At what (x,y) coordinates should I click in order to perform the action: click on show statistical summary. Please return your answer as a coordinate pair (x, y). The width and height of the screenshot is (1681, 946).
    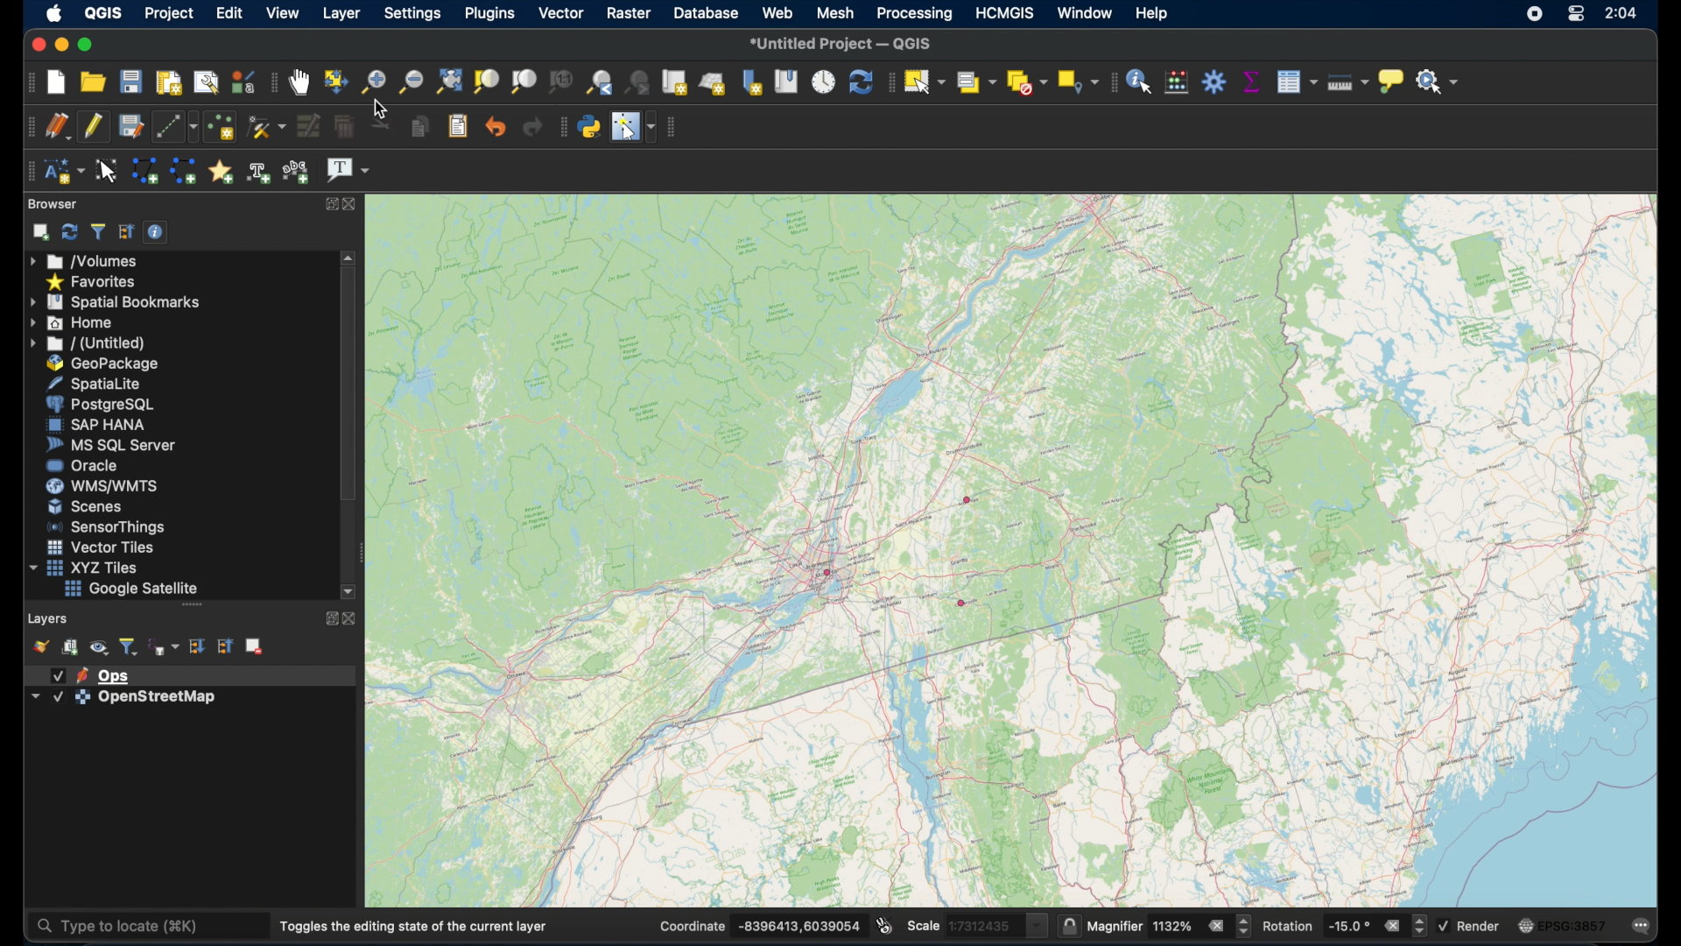
    Looking at the image, I should click on (1252, 81).